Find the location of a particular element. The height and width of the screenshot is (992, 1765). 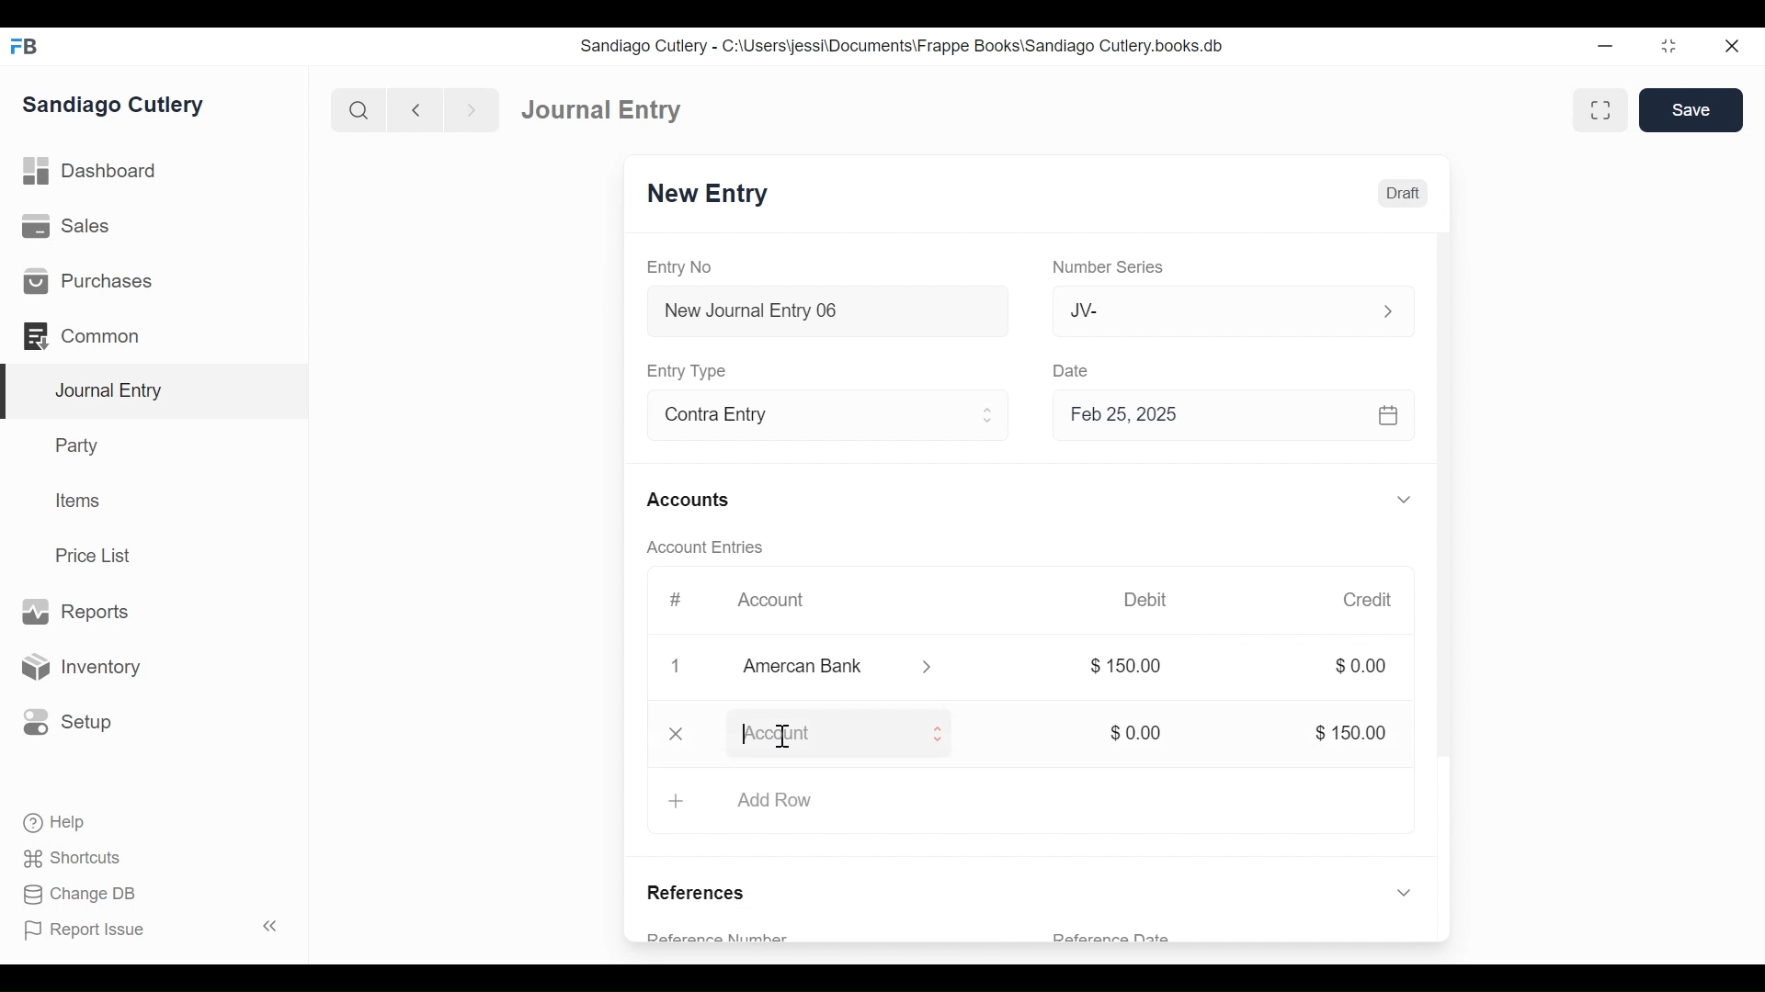

Journal Entry is located at coordinates (602, 108).